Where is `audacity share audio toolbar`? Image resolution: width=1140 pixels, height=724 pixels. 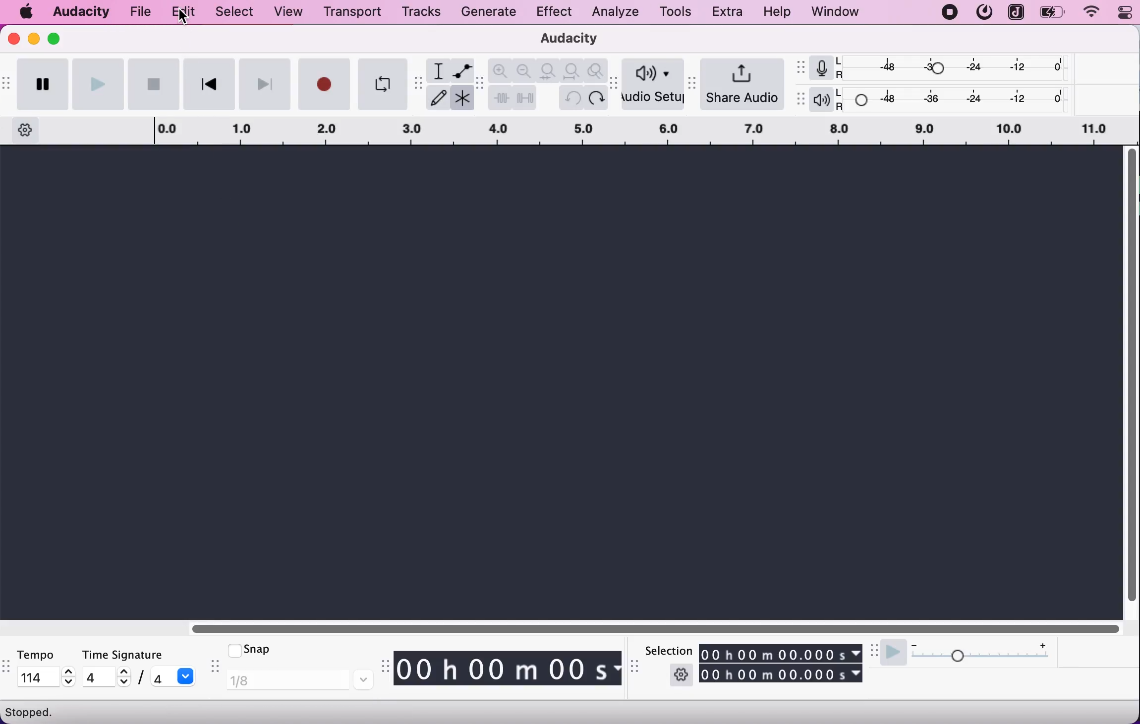 audacity share audio toolbar is located at coordinates (693, 81).